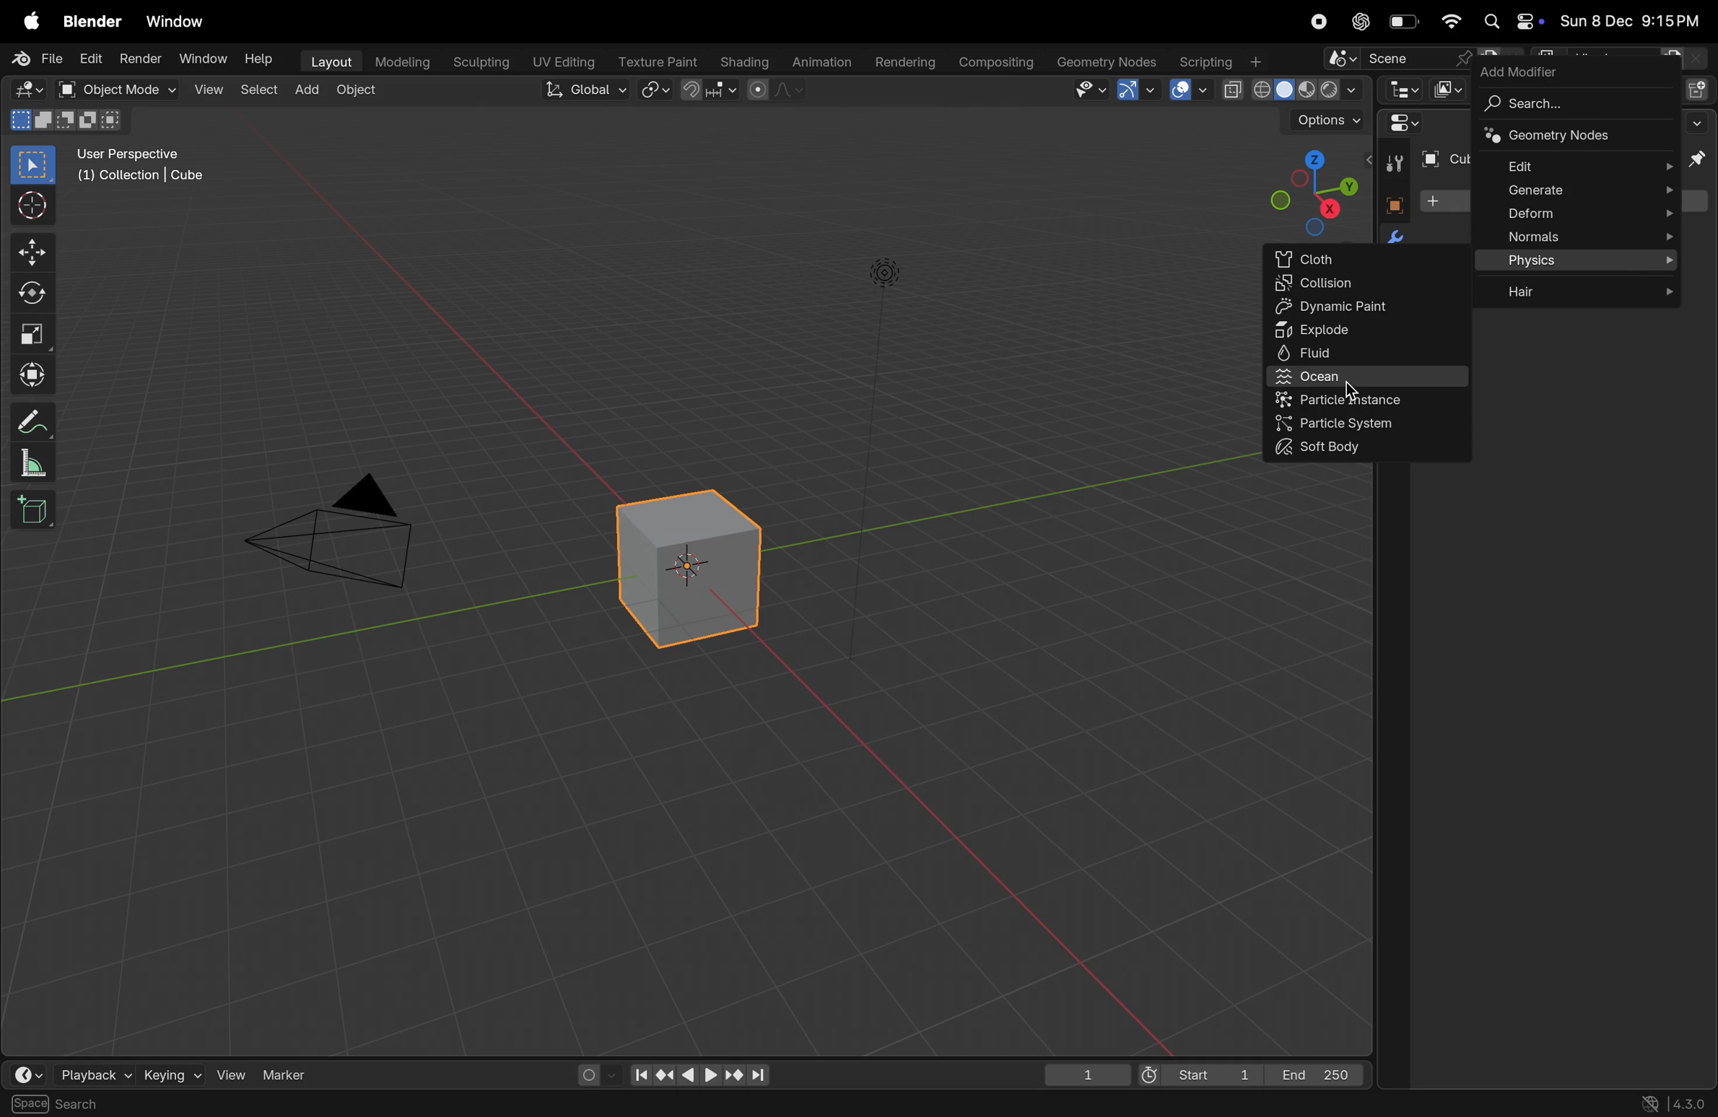 The image size is (1718, 1117). I want to click on show Gimzo, so click(1134, 92).